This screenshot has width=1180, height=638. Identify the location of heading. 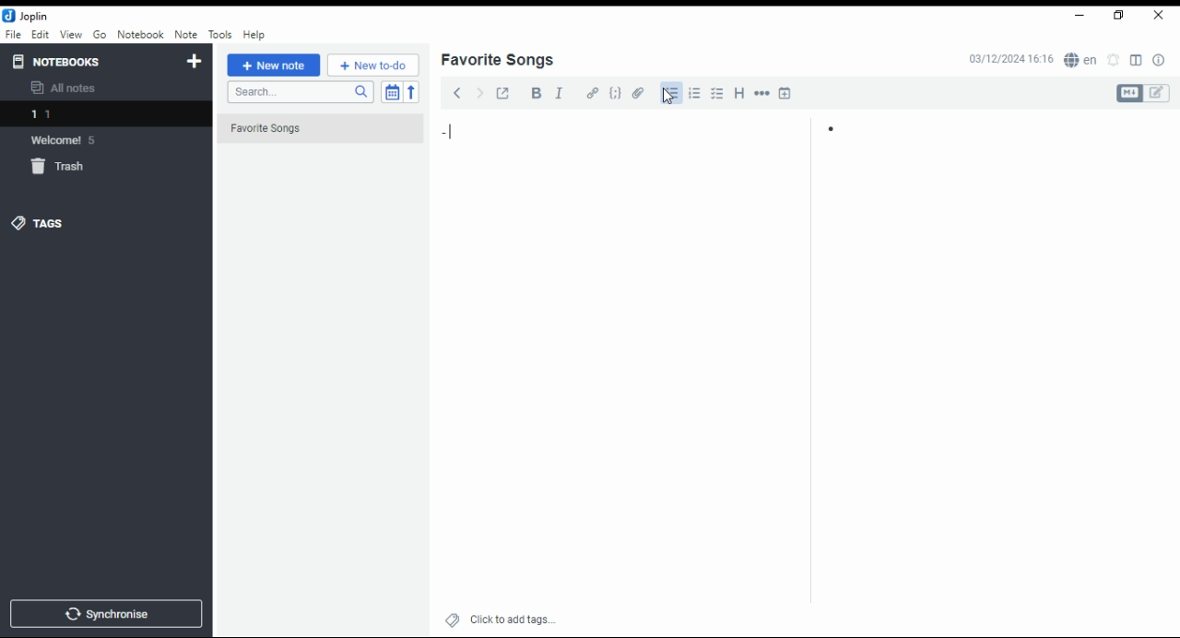
(740, 91).